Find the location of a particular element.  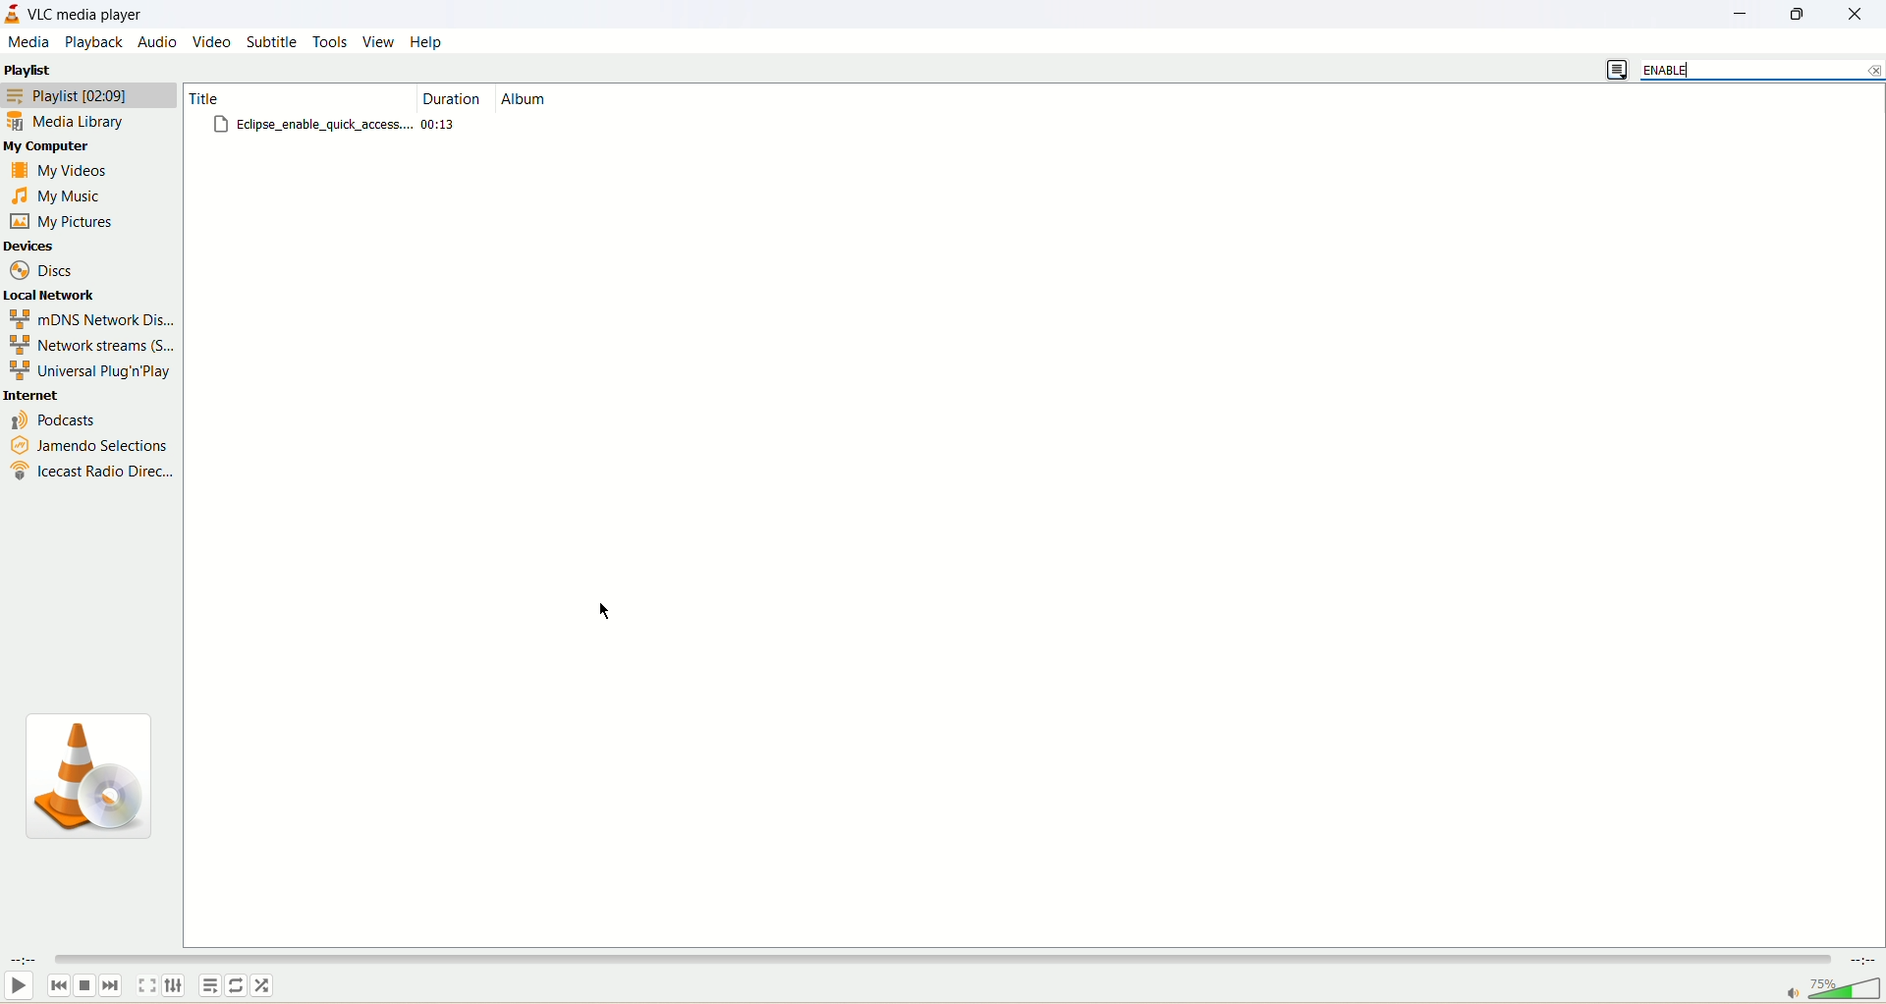

Eclipse_enable_quick_access.... is located at coordinates (314, 124).